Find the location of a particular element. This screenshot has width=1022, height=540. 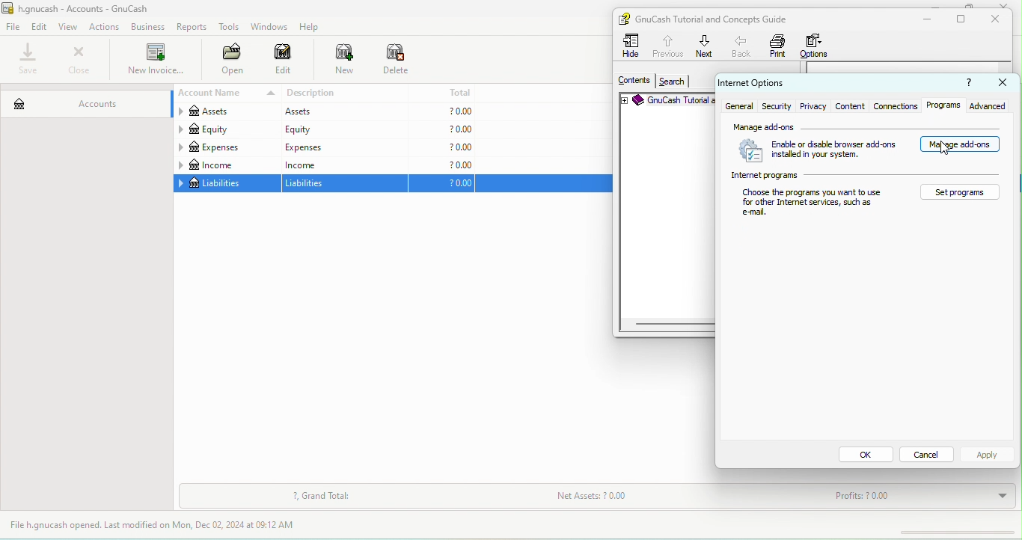

manage add ons is located at coordinates (869, 126).